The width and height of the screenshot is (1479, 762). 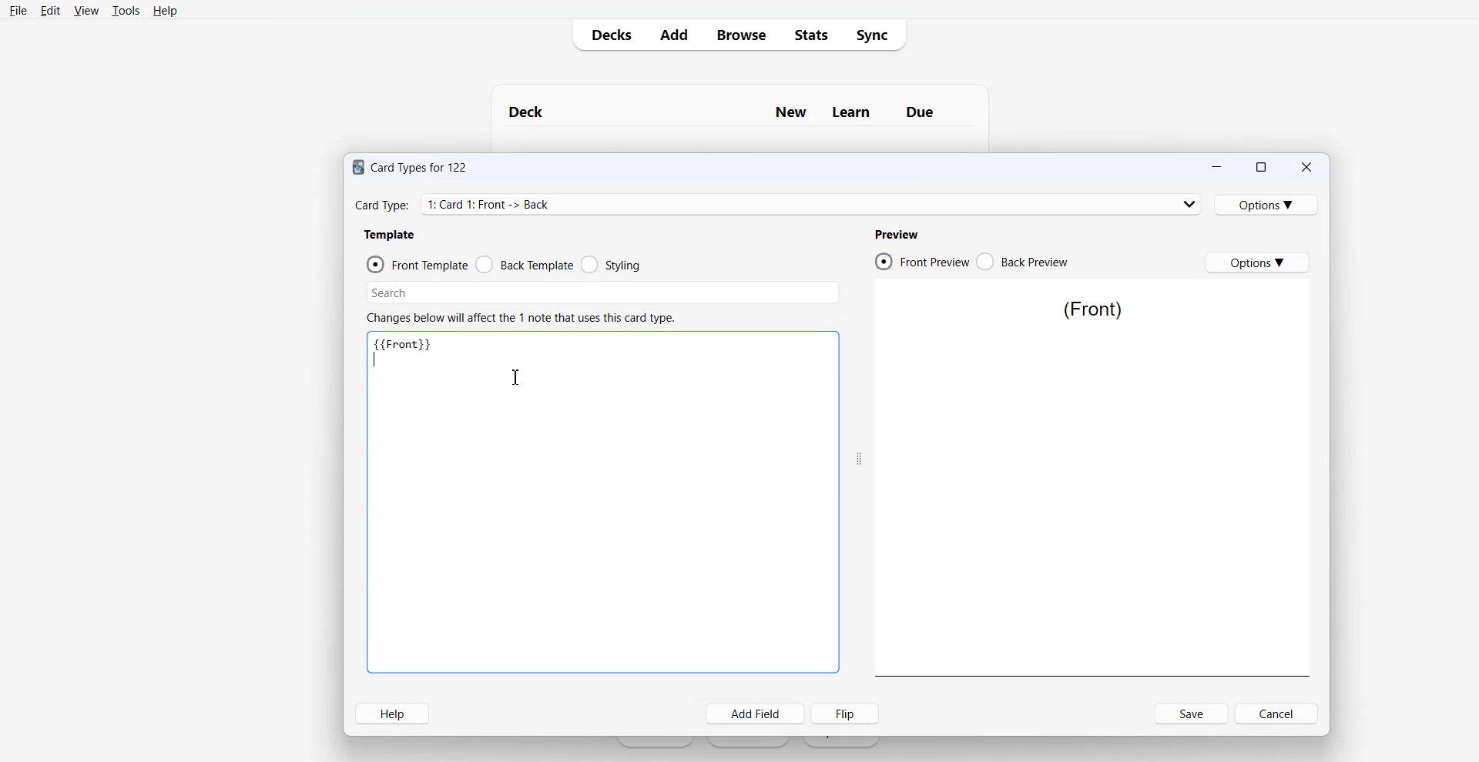 What do you see at coordinates (518, 377) in the screenshot?
I see `Text Cursor` at bounding box center [518, 377].